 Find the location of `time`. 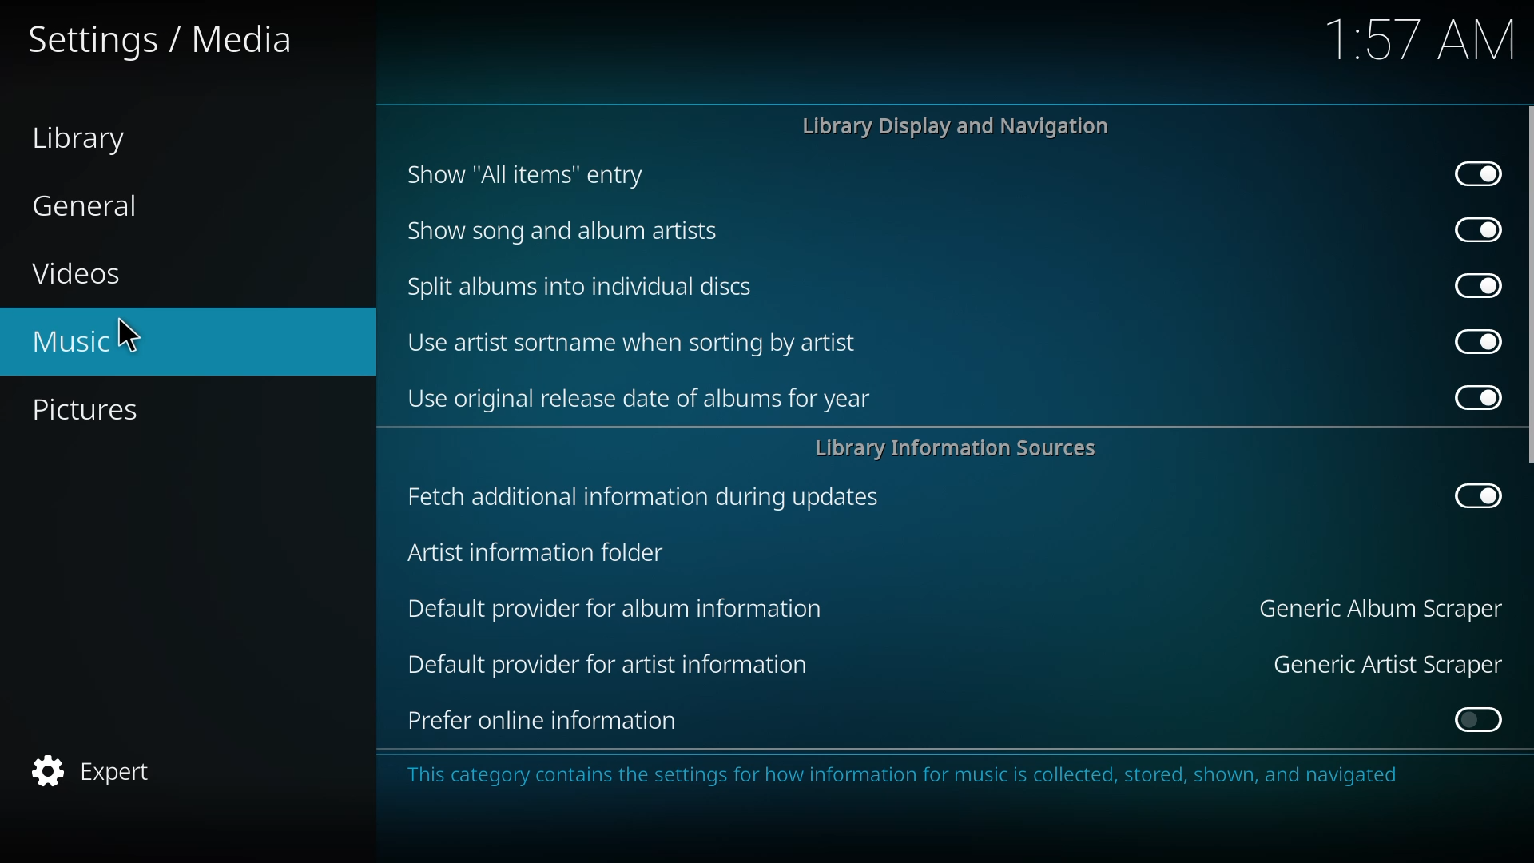

time is located at coordinates (1422, 42).